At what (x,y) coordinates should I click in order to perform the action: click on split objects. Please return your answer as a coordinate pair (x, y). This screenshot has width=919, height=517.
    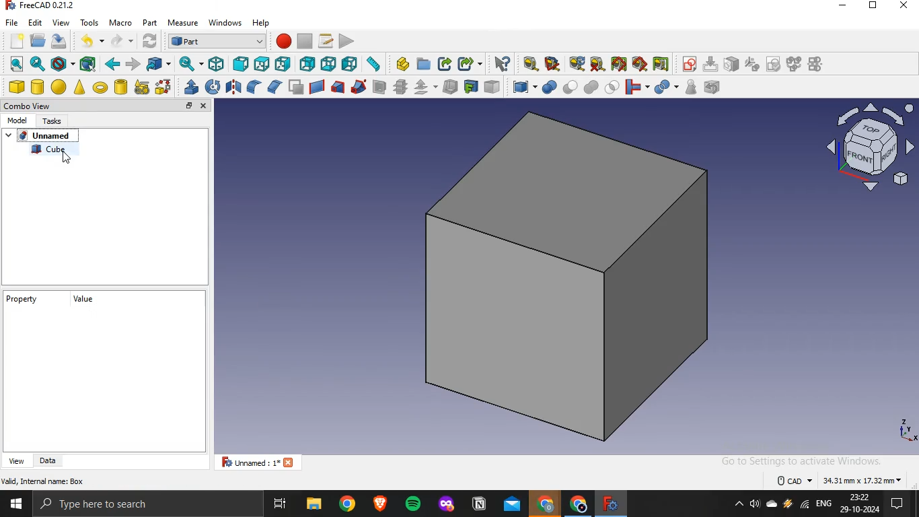
    Looking at the image, I should click on (664, 88).